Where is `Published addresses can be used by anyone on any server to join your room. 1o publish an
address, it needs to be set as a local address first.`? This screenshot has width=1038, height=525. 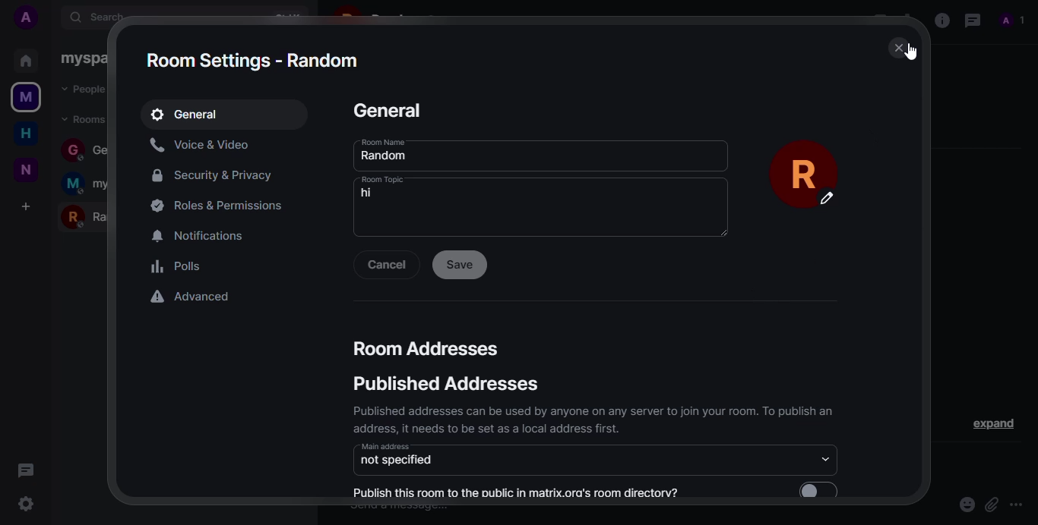 Published addresses can be used by anyone on any server to join your room. 1o publish an
address, it needs to be set as a local address first. is located at coordinates (587, 423).